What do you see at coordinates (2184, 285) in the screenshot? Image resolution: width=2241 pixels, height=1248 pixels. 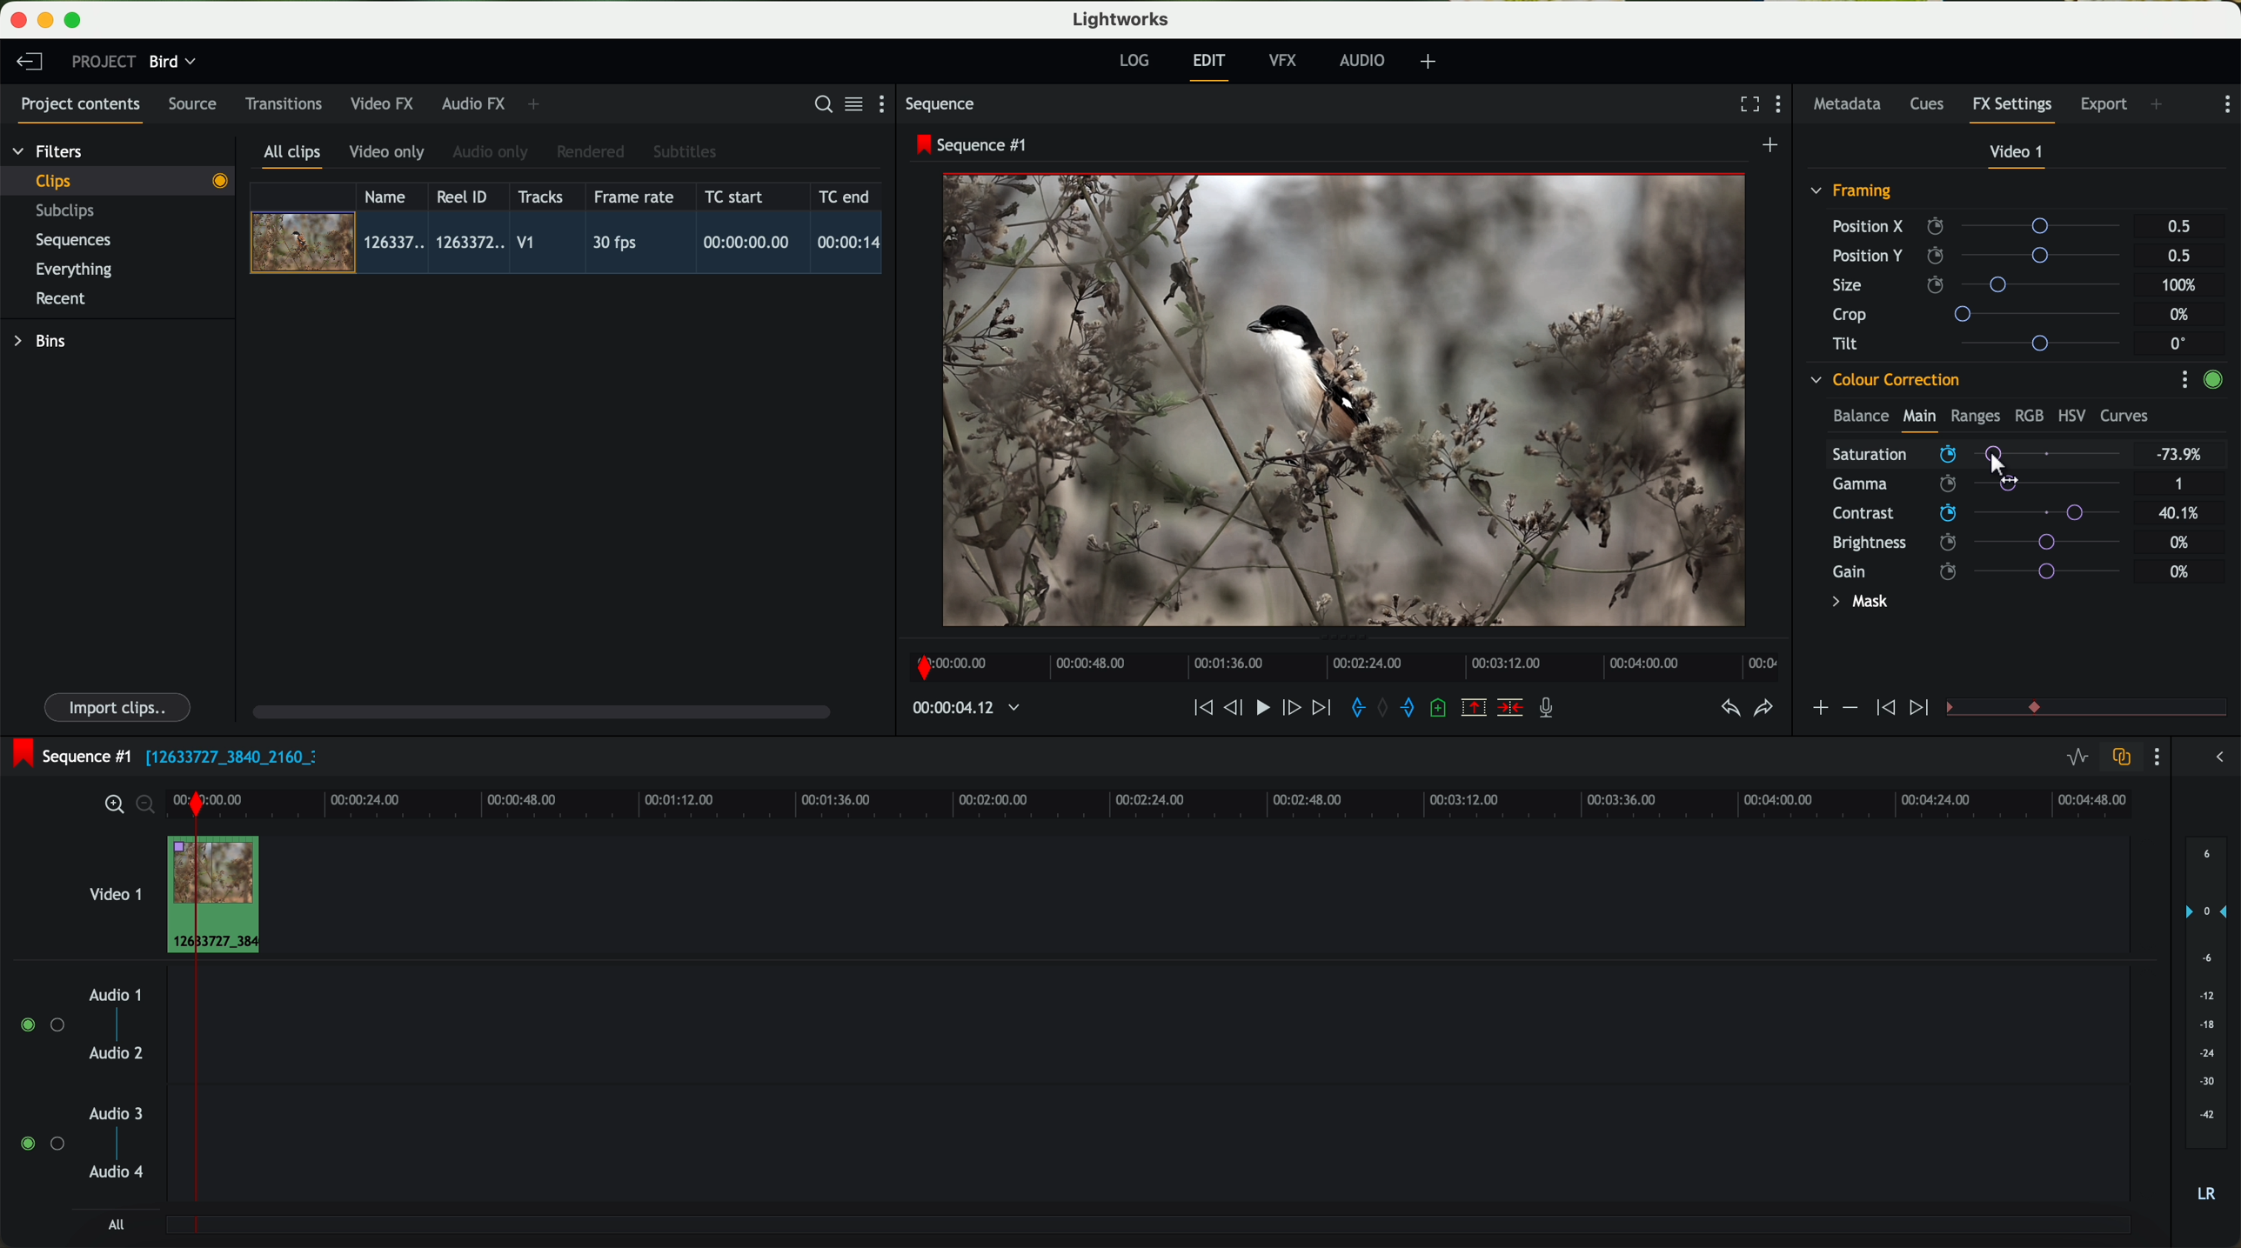 I see `100%` at bounding box center [2184, 285].